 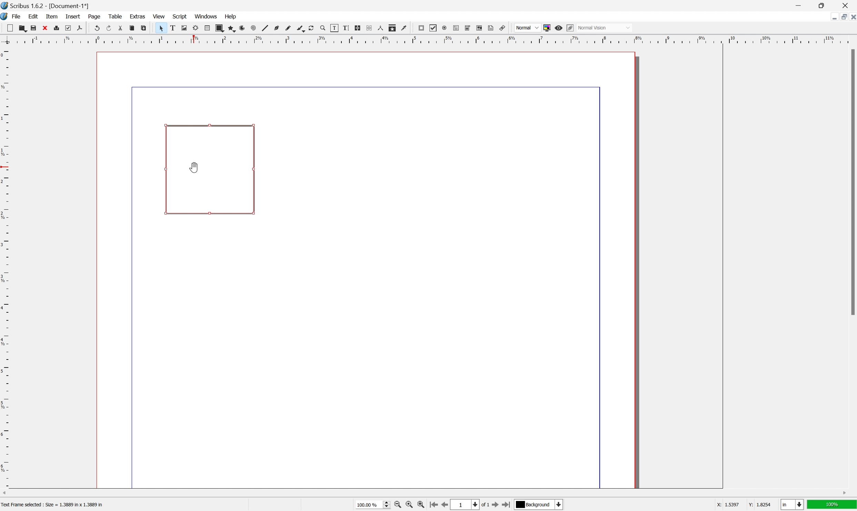 I want to click on go to first page, so click(x=435, y=505).